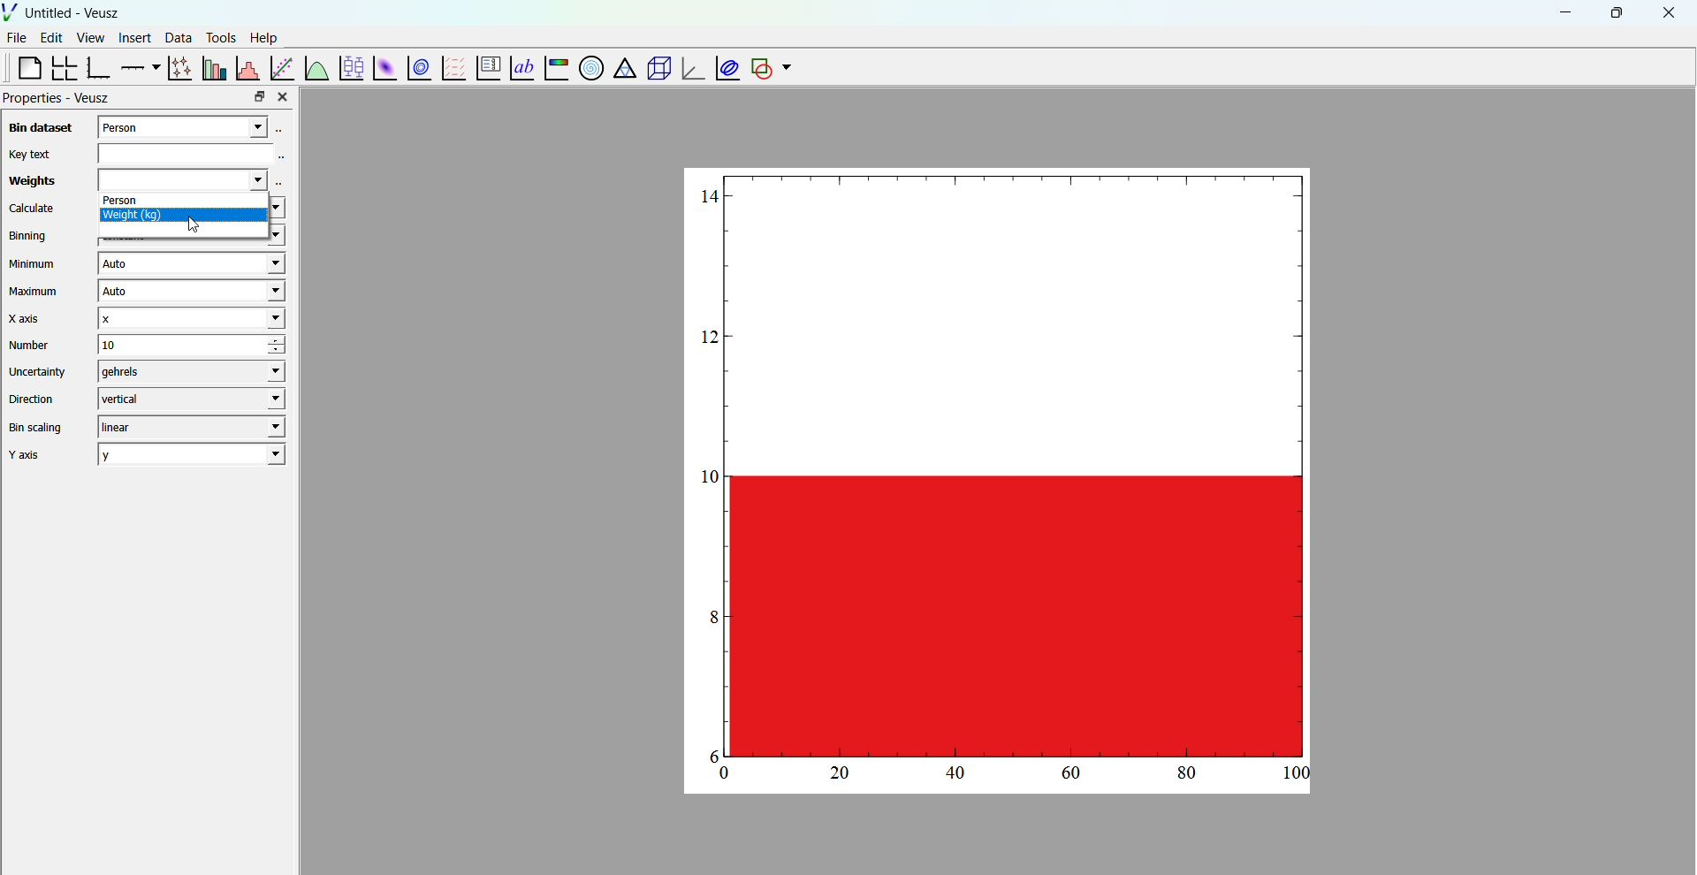  What do you see at coordinates (176, 37) in the screenshot?
I see `data` at bounding box center [176, 37].